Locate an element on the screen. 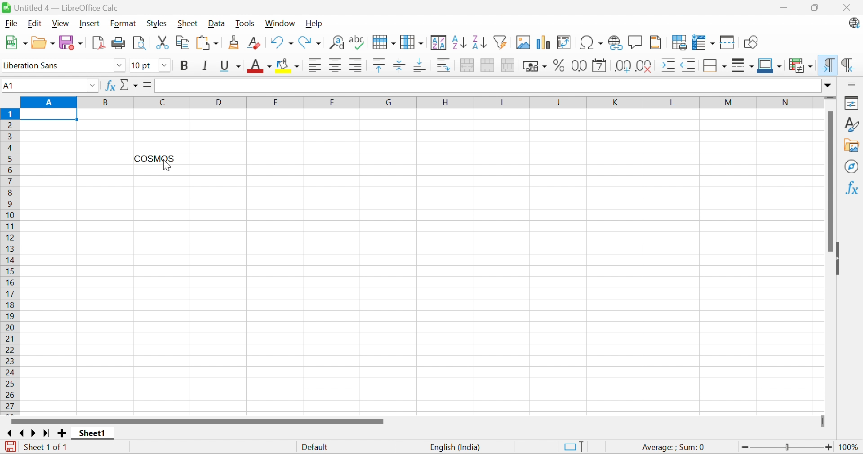 The width and height of the screenshot is (863, 454). Paste is located at coordinates (209, 42).